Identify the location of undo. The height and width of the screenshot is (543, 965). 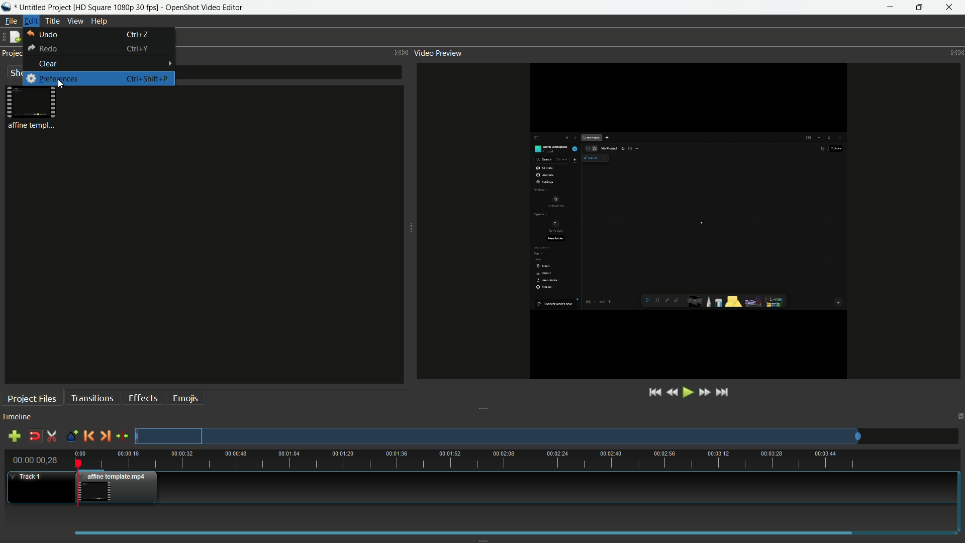
(42, 34).